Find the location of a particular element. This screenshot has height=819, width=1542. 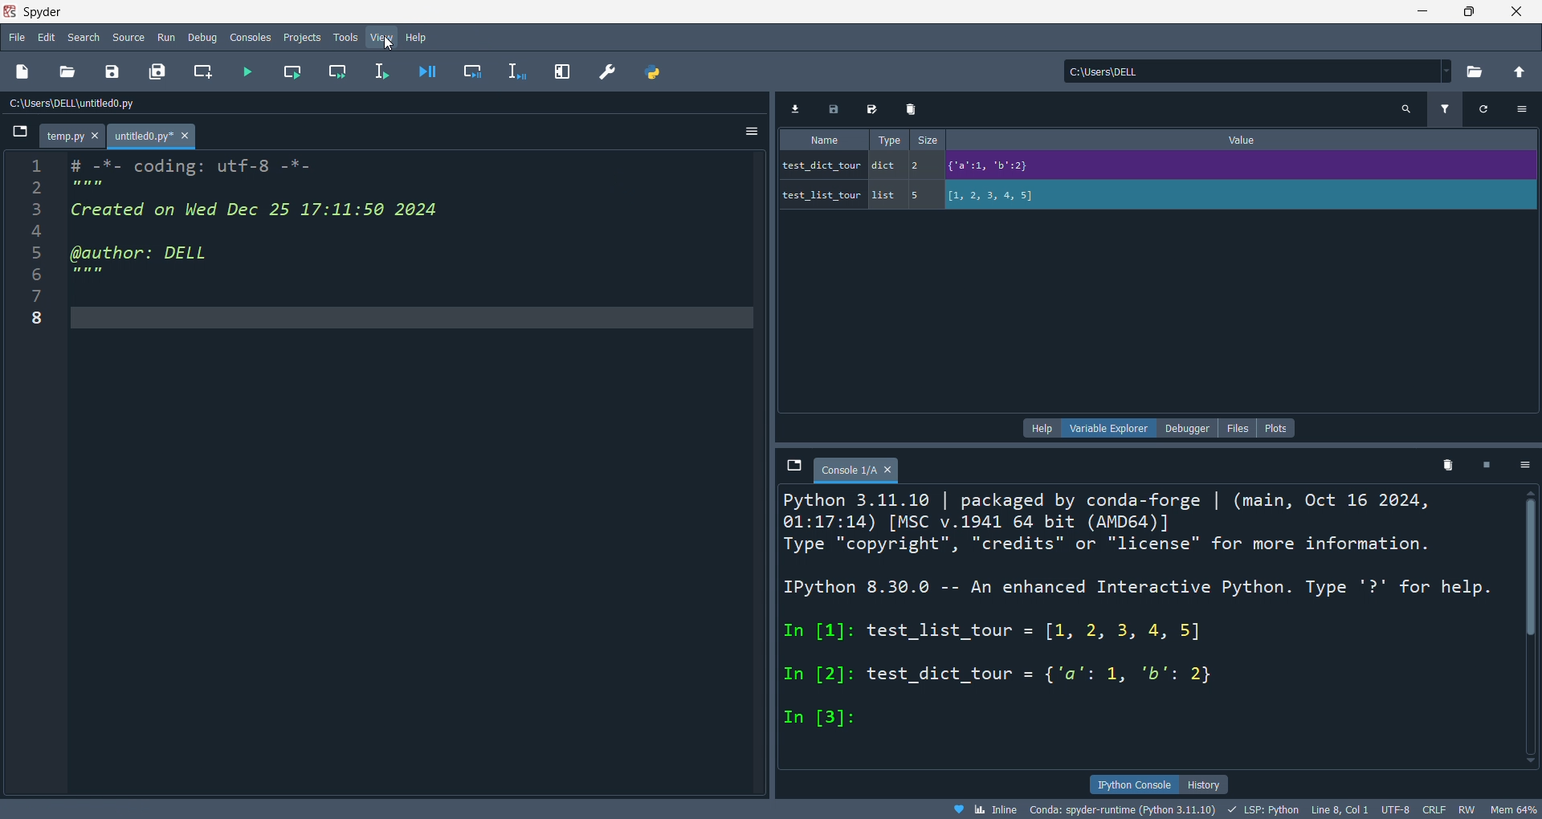

open parent directory is located at coordinates (1520, 70).